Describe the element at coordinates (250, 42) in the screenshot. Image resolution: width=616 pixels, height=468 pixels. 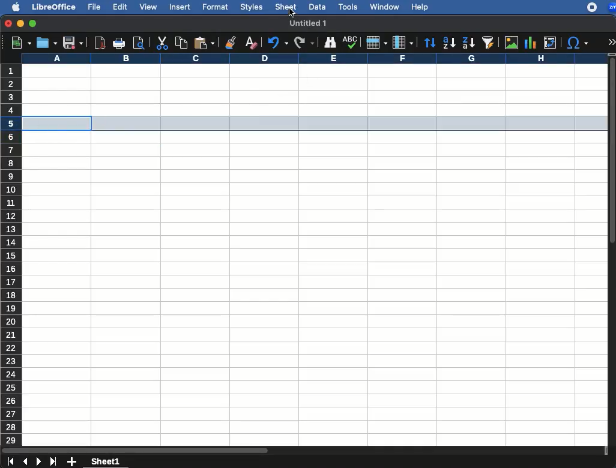
I see `clear formatting` at that location.